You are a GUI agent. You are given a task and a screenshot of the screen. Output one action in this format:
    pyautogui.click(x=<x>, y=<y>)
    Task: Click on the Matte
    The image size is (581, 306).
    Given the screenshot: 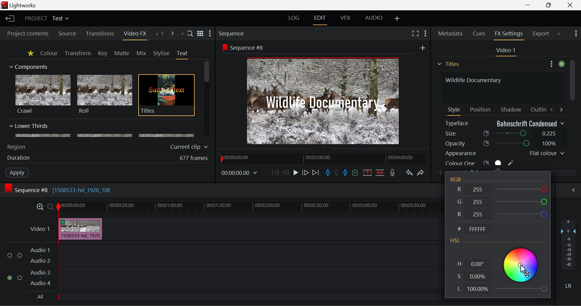 What is the action you would take?
    pyautogui.click(x=121, y=53)
    